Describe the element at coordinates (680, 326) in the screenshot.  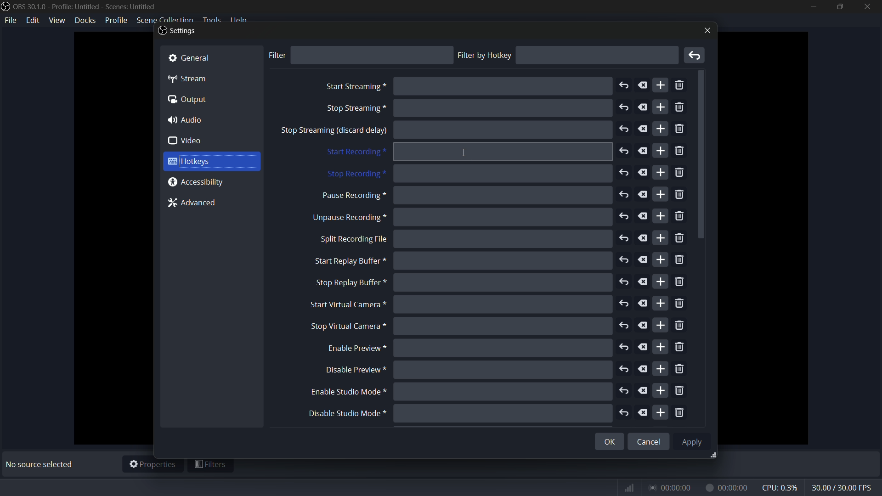
I see `remove` at that location.